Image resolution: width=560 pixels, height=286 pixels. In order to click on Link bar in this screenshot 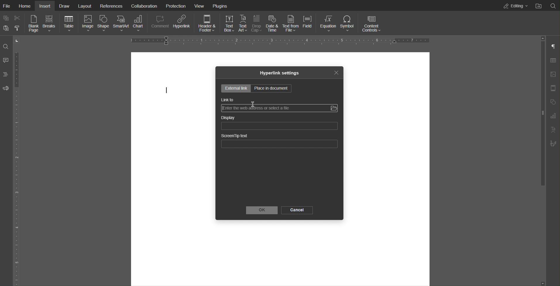, I will do `click(279, 108)`.